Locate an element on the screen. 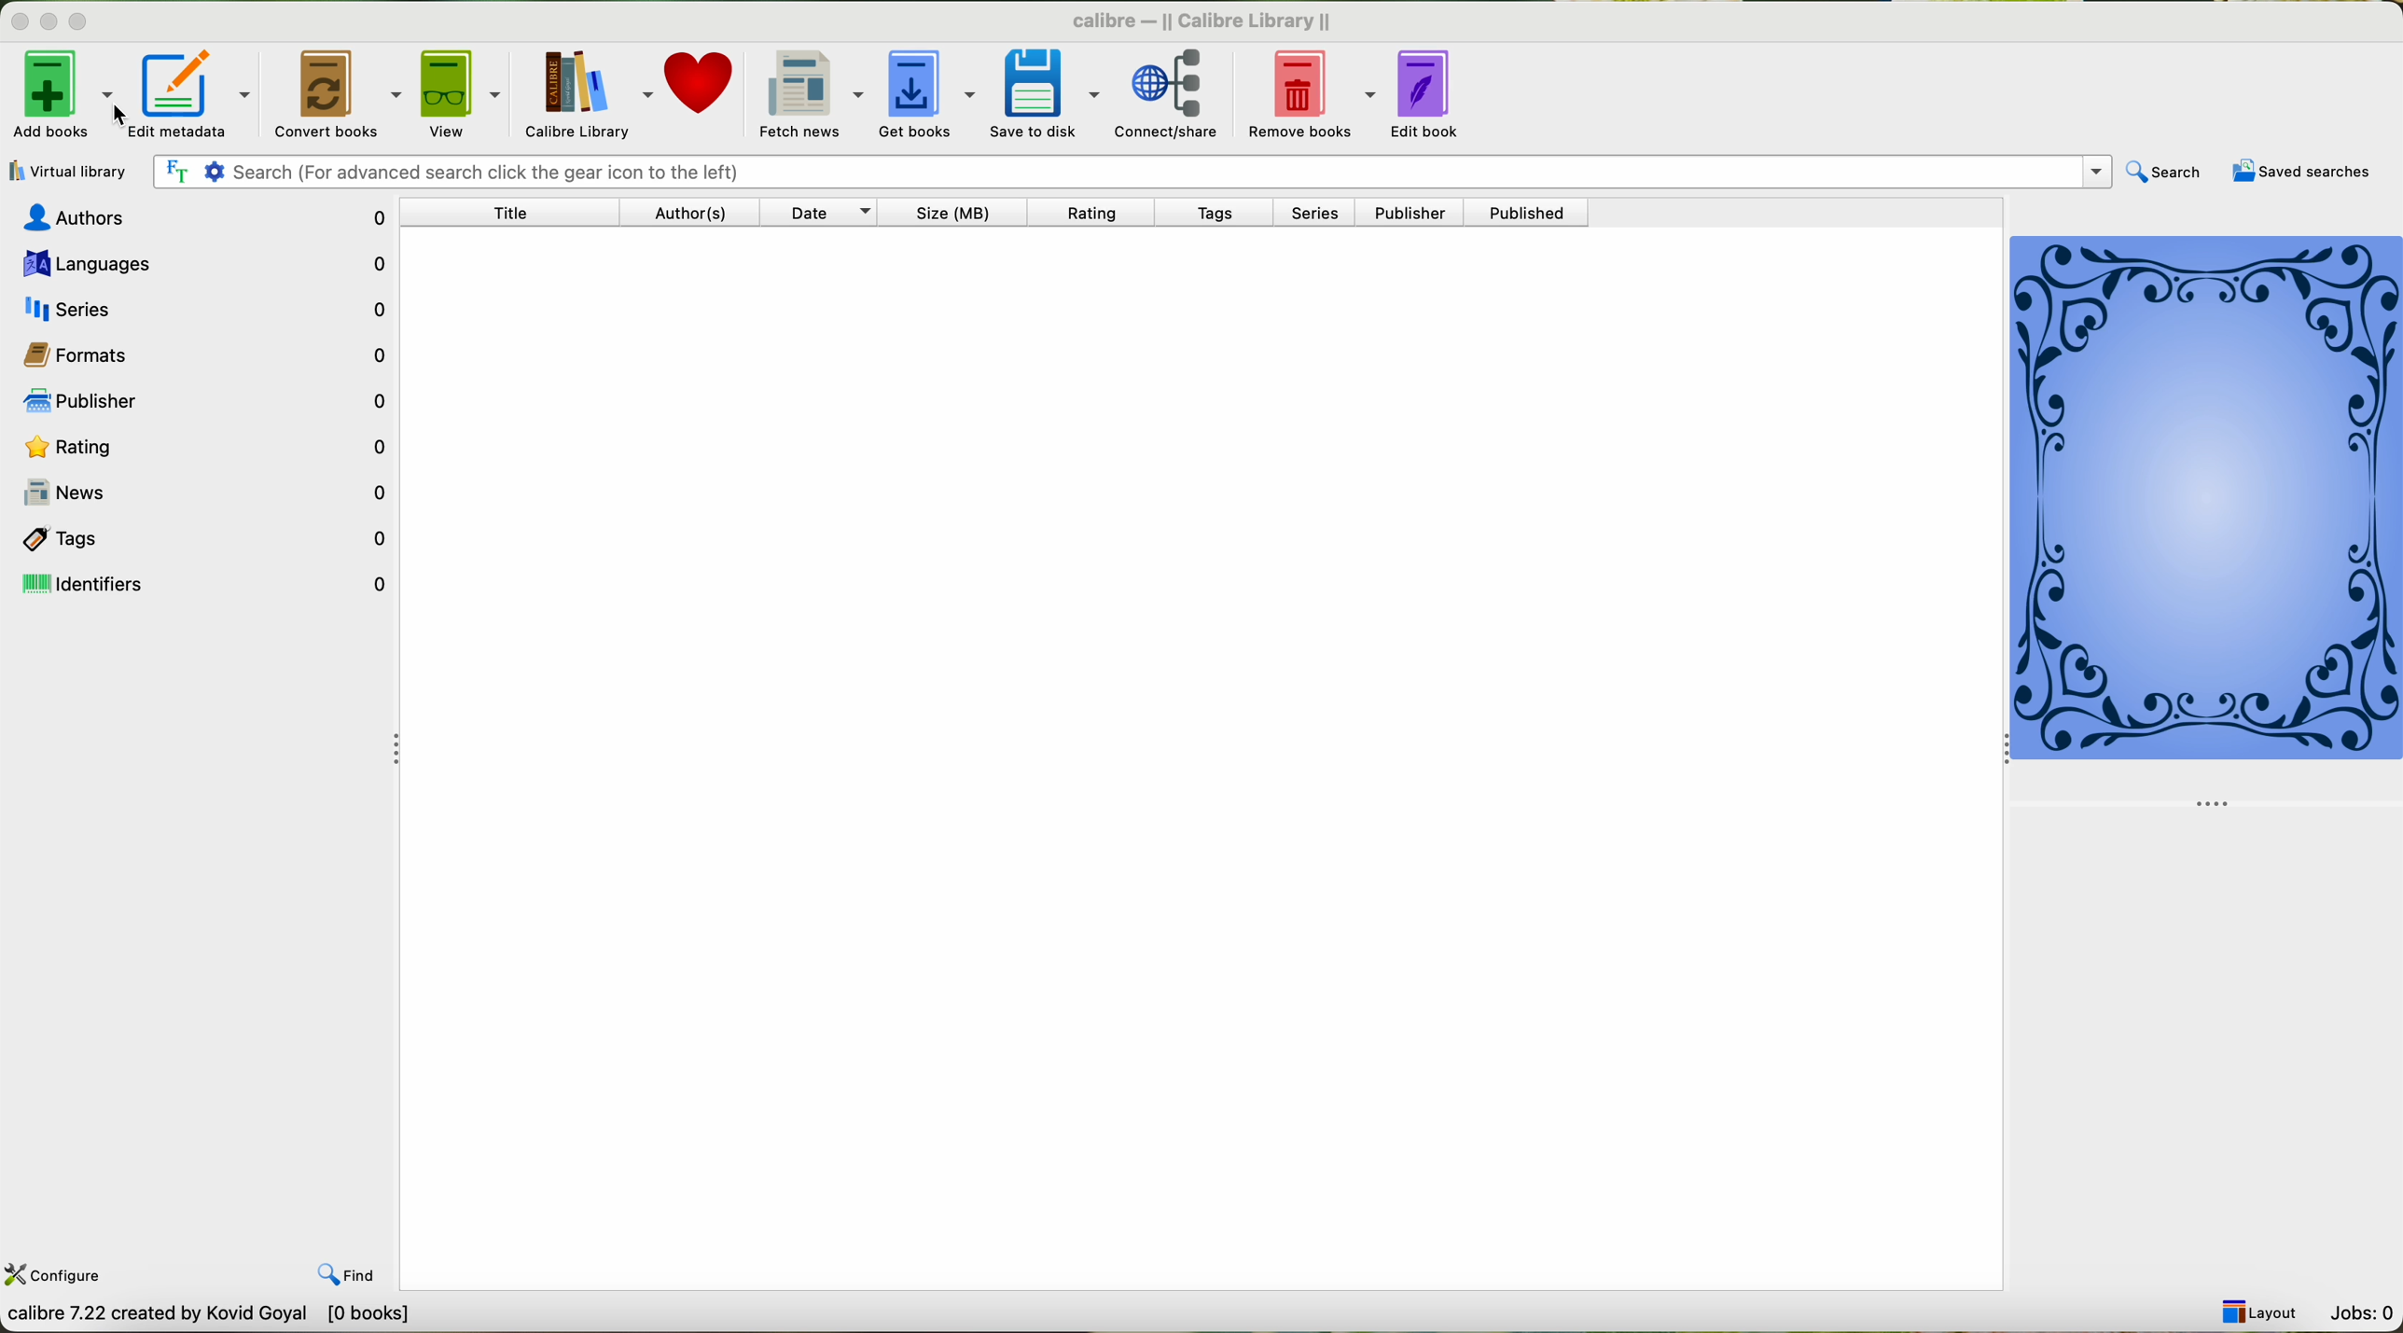  get books is located at coordinates (928, 95).